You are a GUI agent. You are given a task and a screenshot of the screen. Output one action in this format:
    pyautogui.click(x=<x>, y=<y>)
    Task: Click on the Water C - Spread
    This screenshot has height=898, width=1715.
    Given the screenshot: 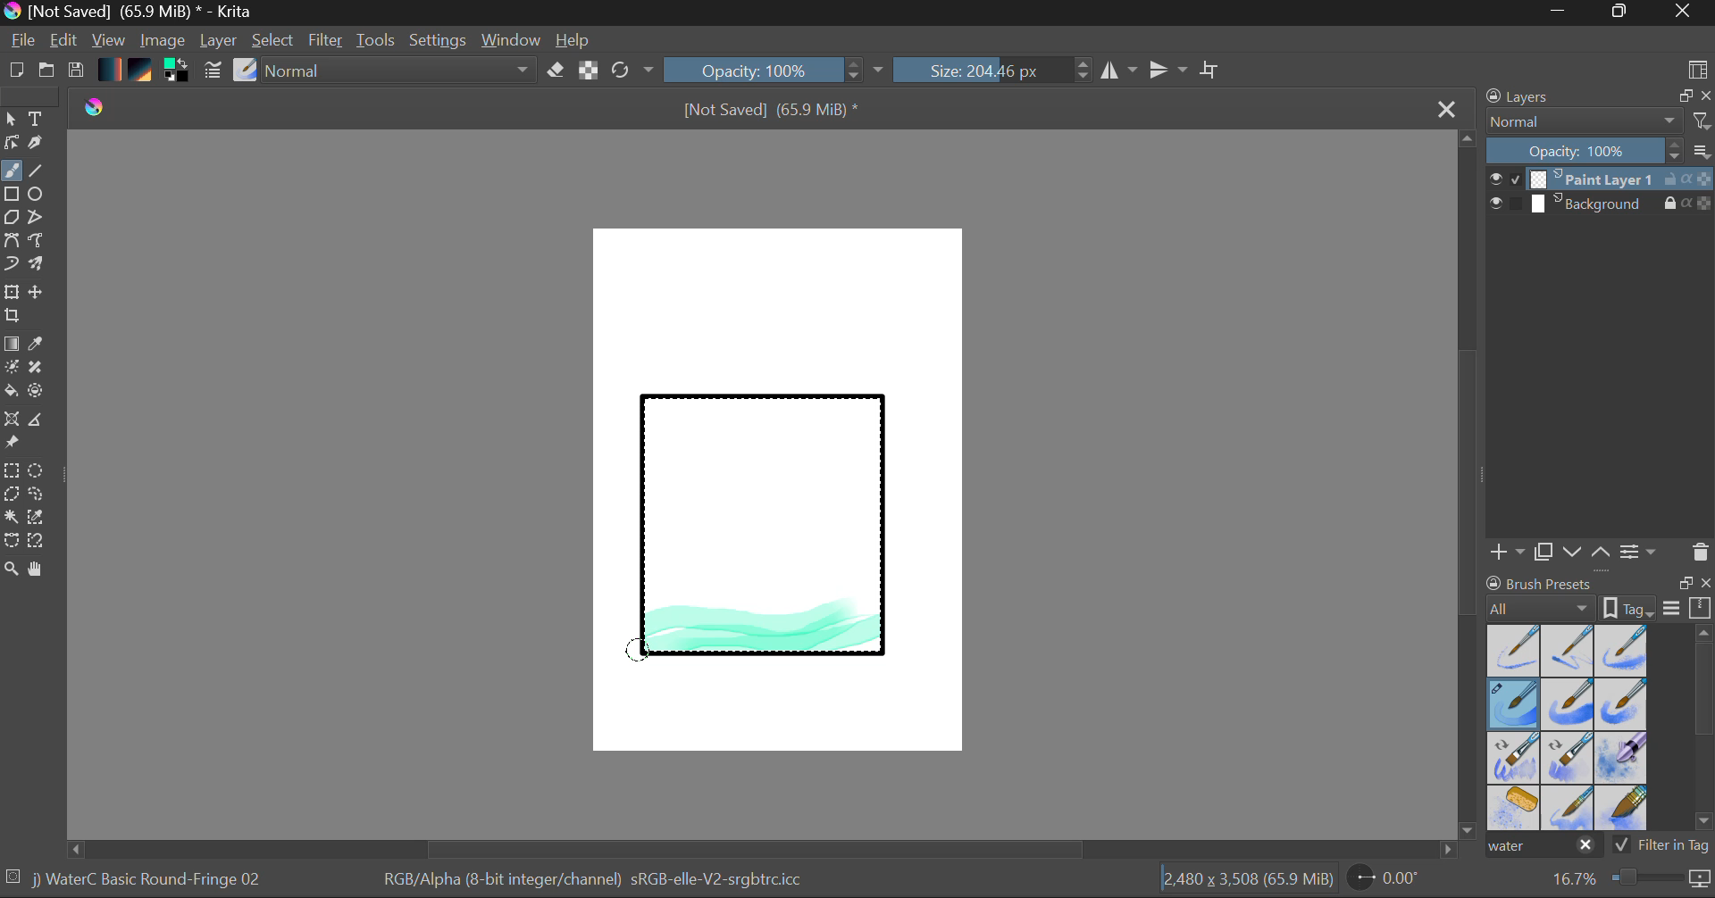 What is the action you would take?
    pyautogui.click(x=1569, y=808)
    